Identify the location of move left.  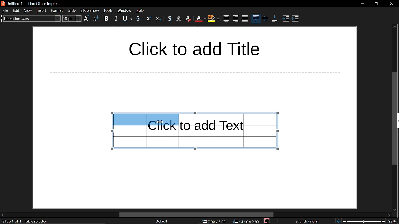
(2, 215).